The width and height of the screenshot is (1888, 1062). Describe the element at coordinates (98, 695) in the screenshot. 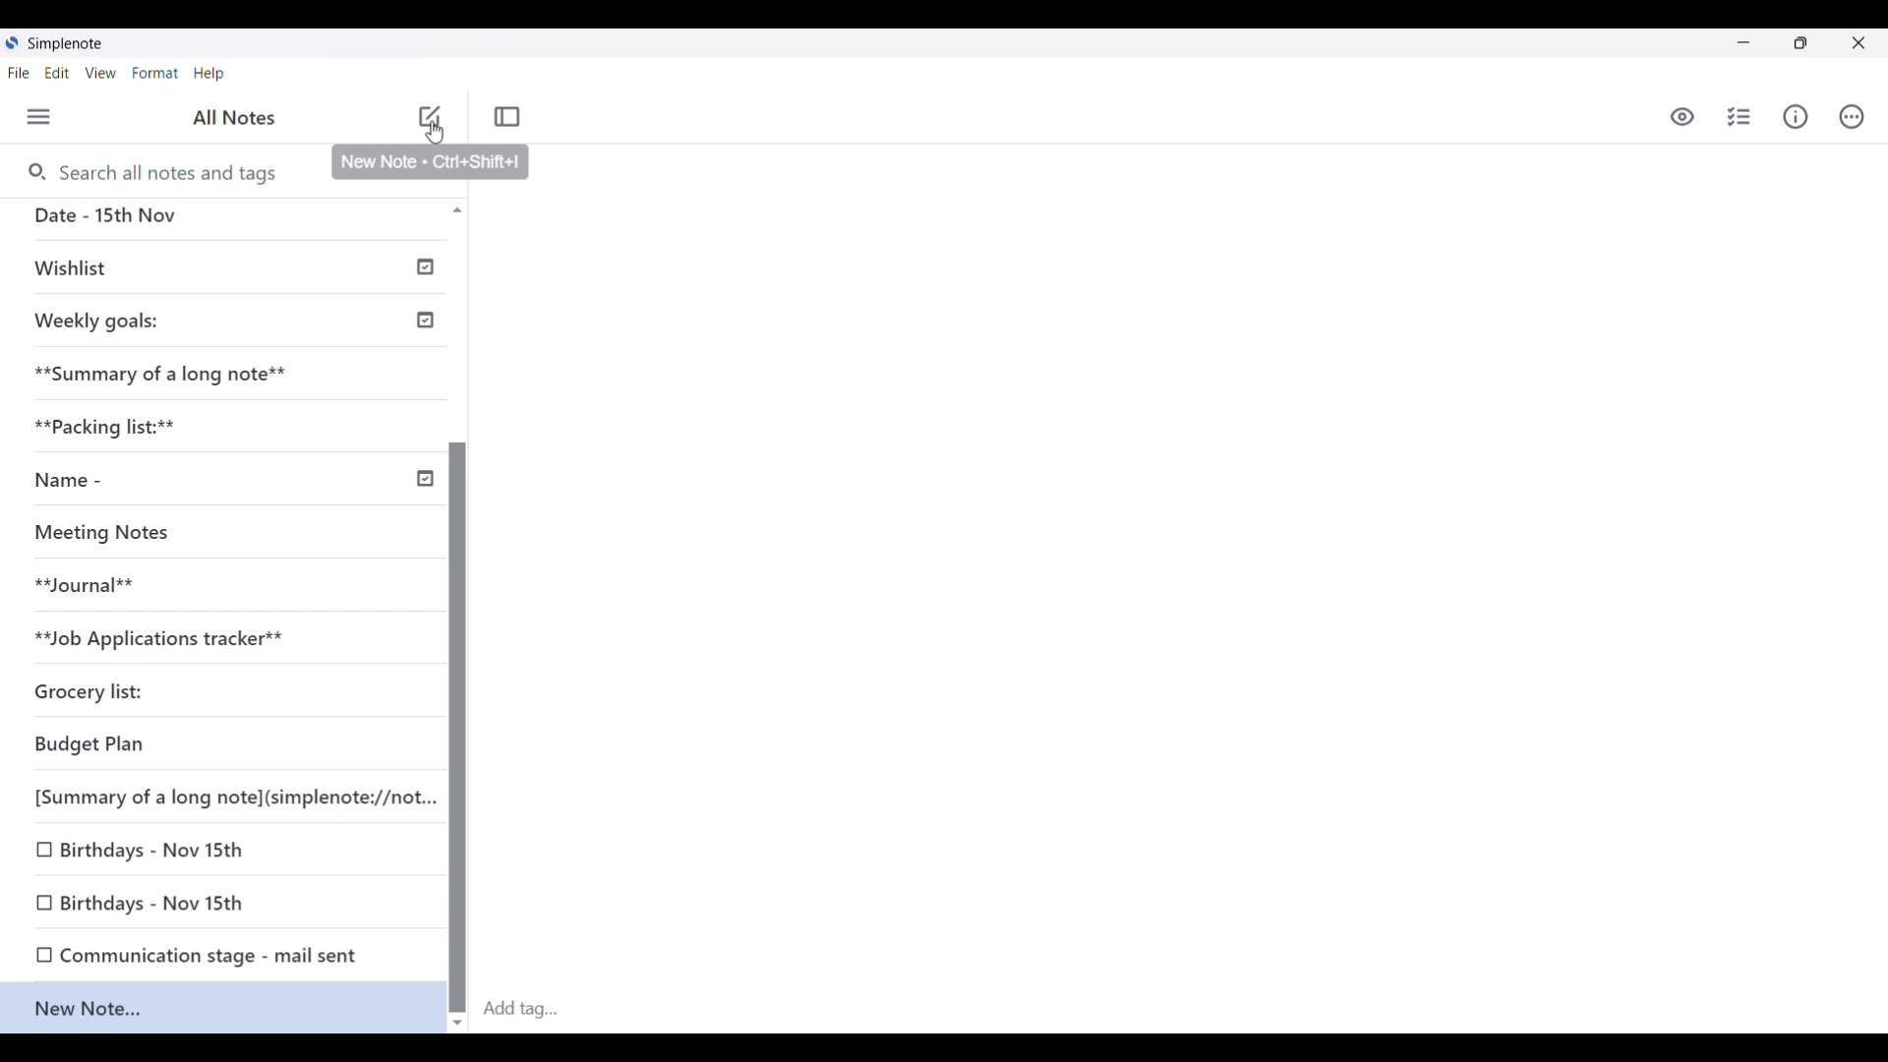

I see `Grocery list:` at that location.